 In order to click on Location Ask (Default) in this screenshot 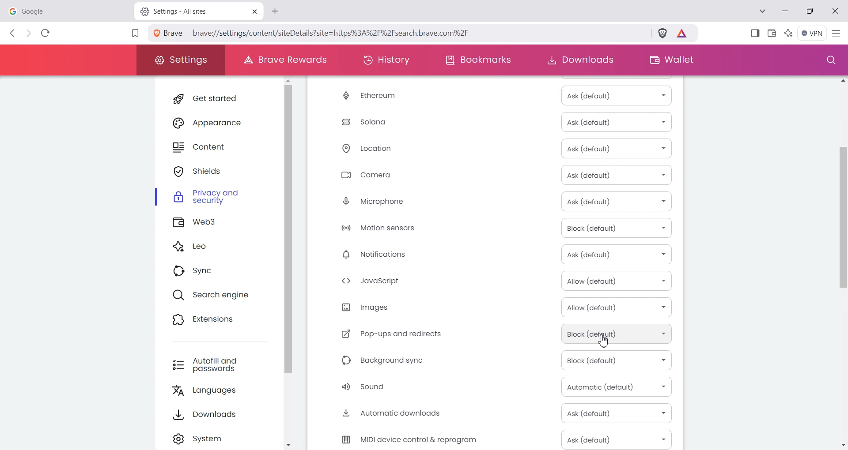, I will do `click(496, 150)`.